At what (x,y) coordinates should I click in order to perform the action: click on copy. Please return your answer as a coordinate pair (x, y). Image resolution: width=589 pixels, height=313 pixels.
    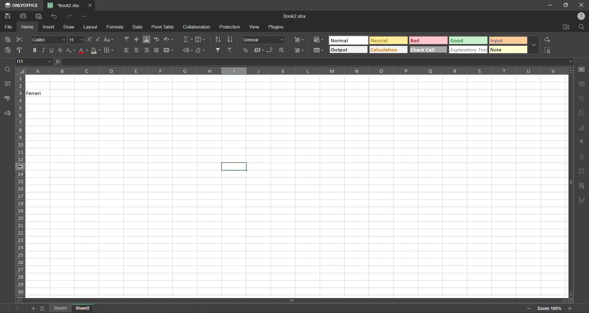
    Looking at the image, I should click on (8, 40).